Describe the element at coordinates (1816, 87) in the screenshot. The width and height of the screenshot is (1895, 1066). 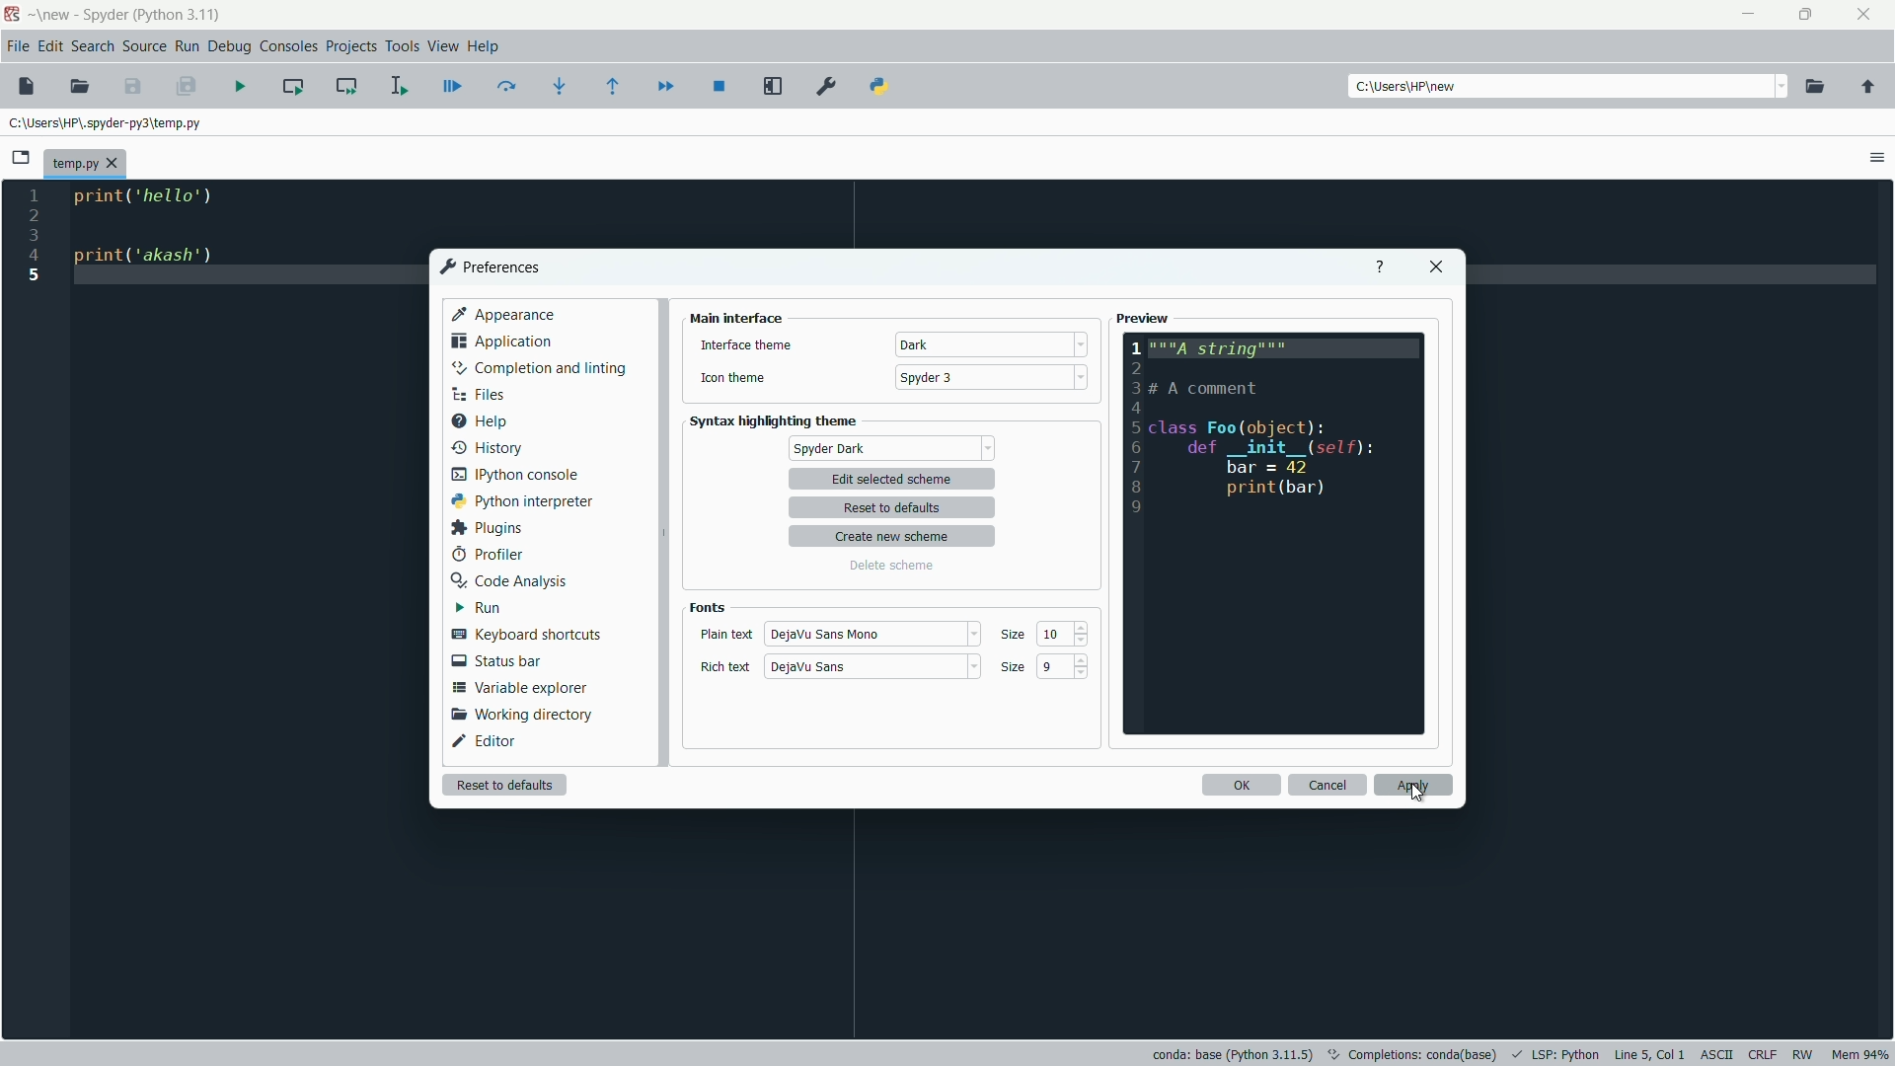
I see `browse directory` at that location.